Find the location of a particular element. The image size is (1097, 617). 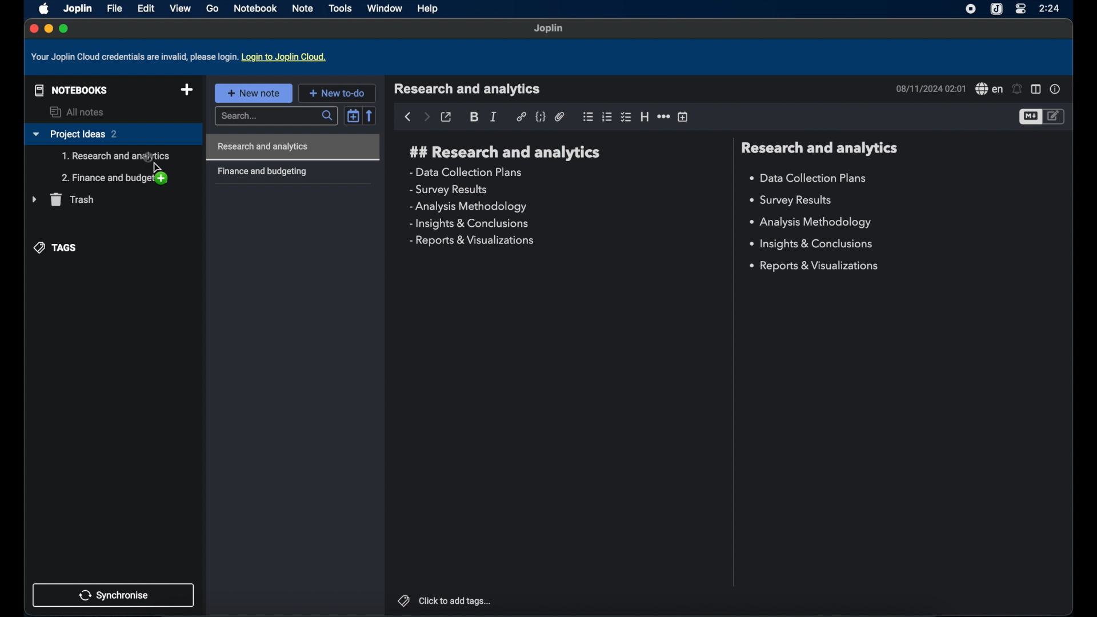

go is located at coordinates (212, 9).